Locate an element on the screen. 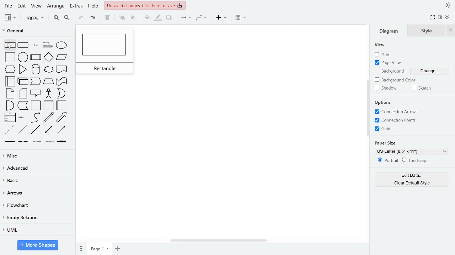 The image size is (455, 255). view is located at coordinates (36, 7).